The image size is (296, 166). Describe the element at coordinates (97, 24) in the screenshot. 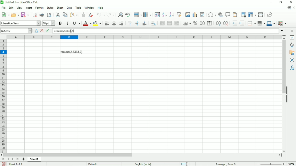

I see `Background color` at that location.